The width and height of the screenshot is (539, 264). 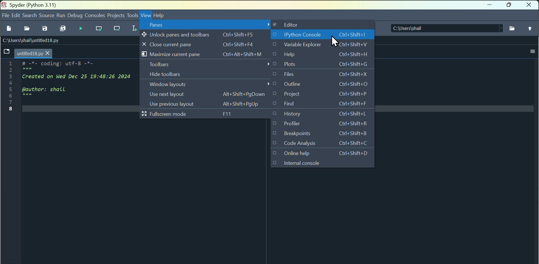 I want to click on History, so click(x=318, y=114).